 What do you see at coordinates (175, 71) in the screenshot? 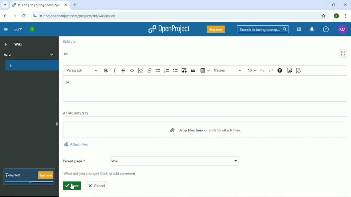
I see `To-do list` at bounding box center [175, 71].